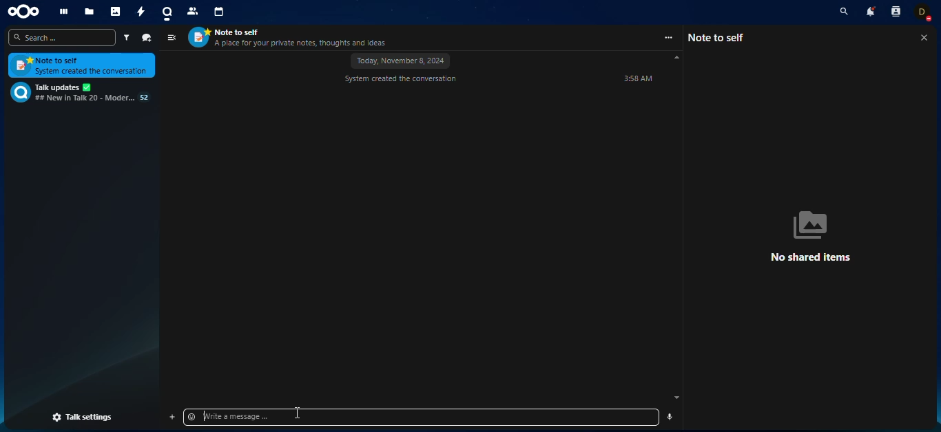  Describe the element at coordinates (869, 13) in the screenshot. I see `notifications` at that location.